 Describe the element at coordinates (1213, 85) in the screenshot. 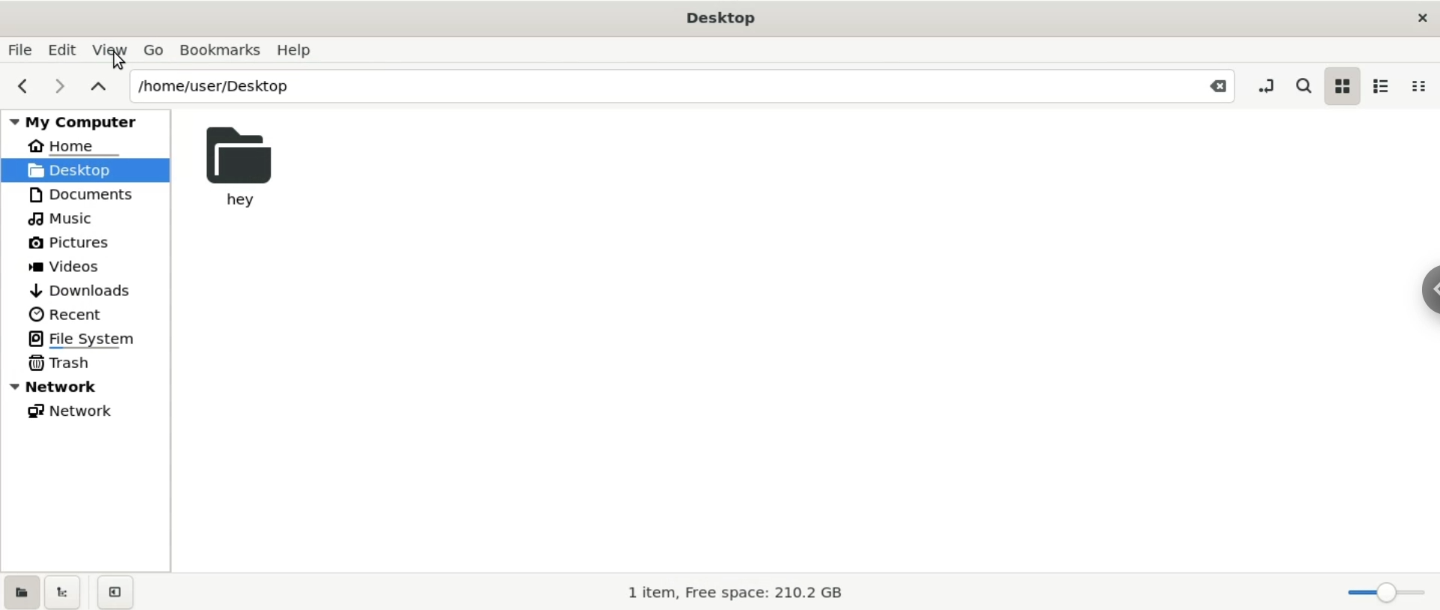

I see `Close` at that location.